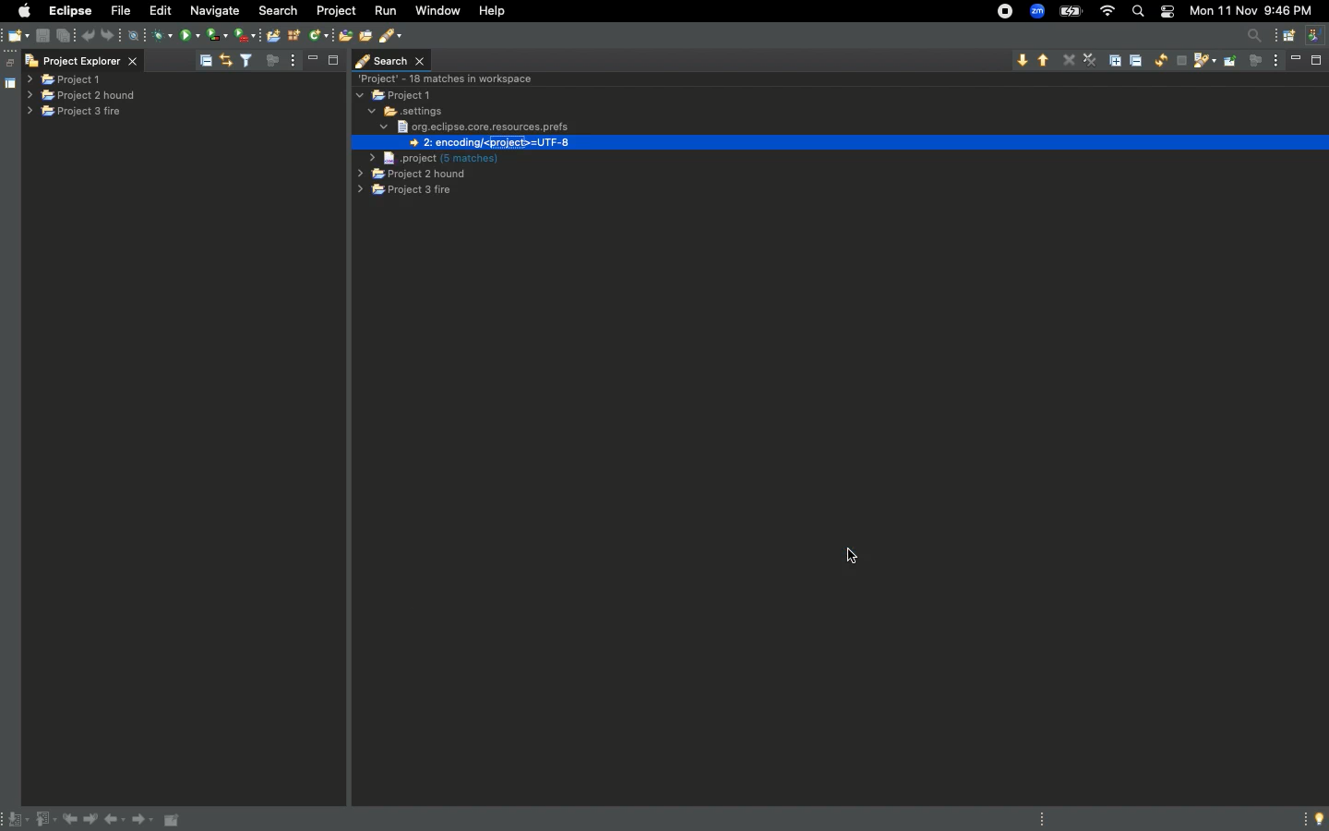 This screenshot has width=1329, height=831. What do you see at coordinates (116, 822) in the screenshot?
I see `Back` at bounding box center [116, 822].